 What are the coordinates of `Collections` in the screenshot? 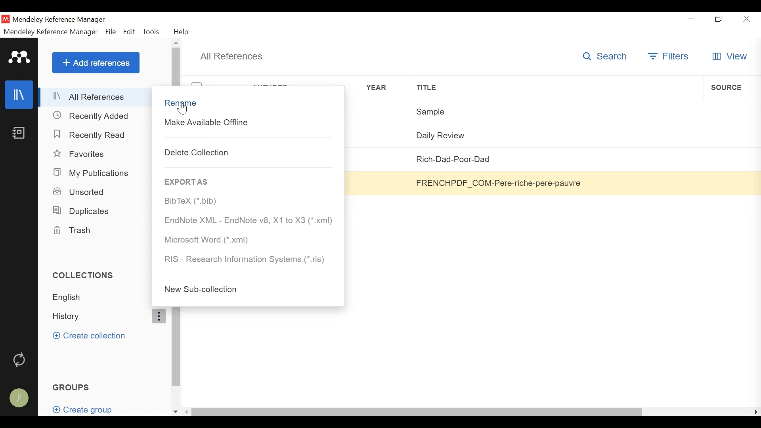 It's located at (87, 275).